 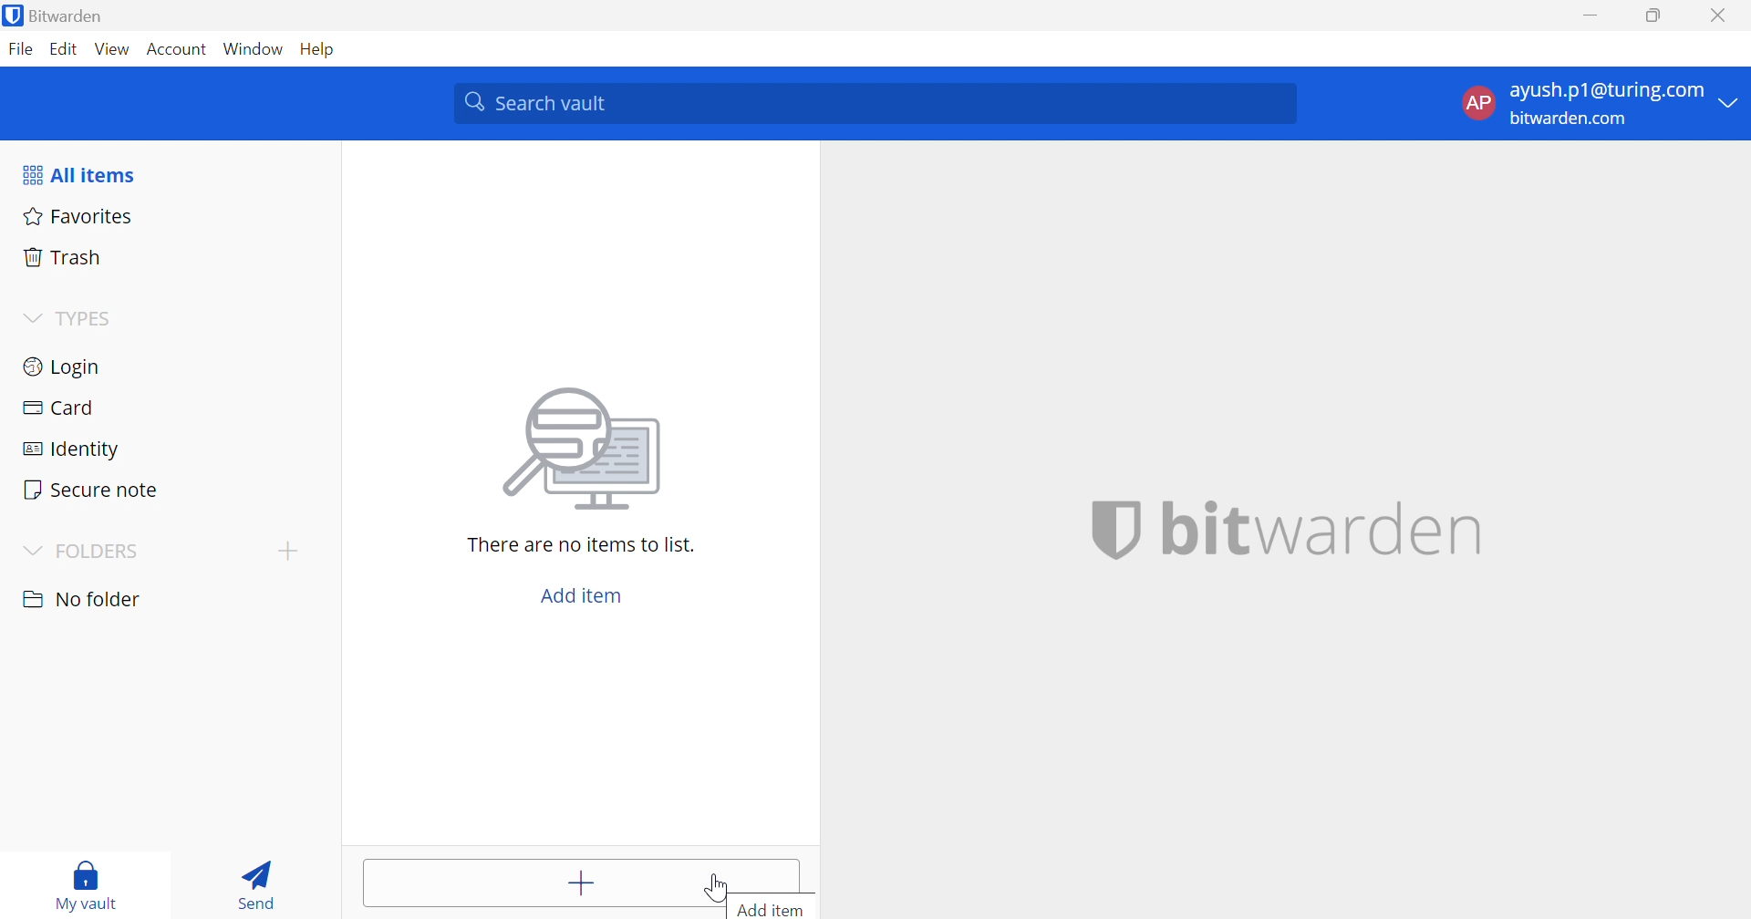 What do you see at coordinates (582, 595) in the screenshot?
I see `Add item` at bounding box center [582, 595].